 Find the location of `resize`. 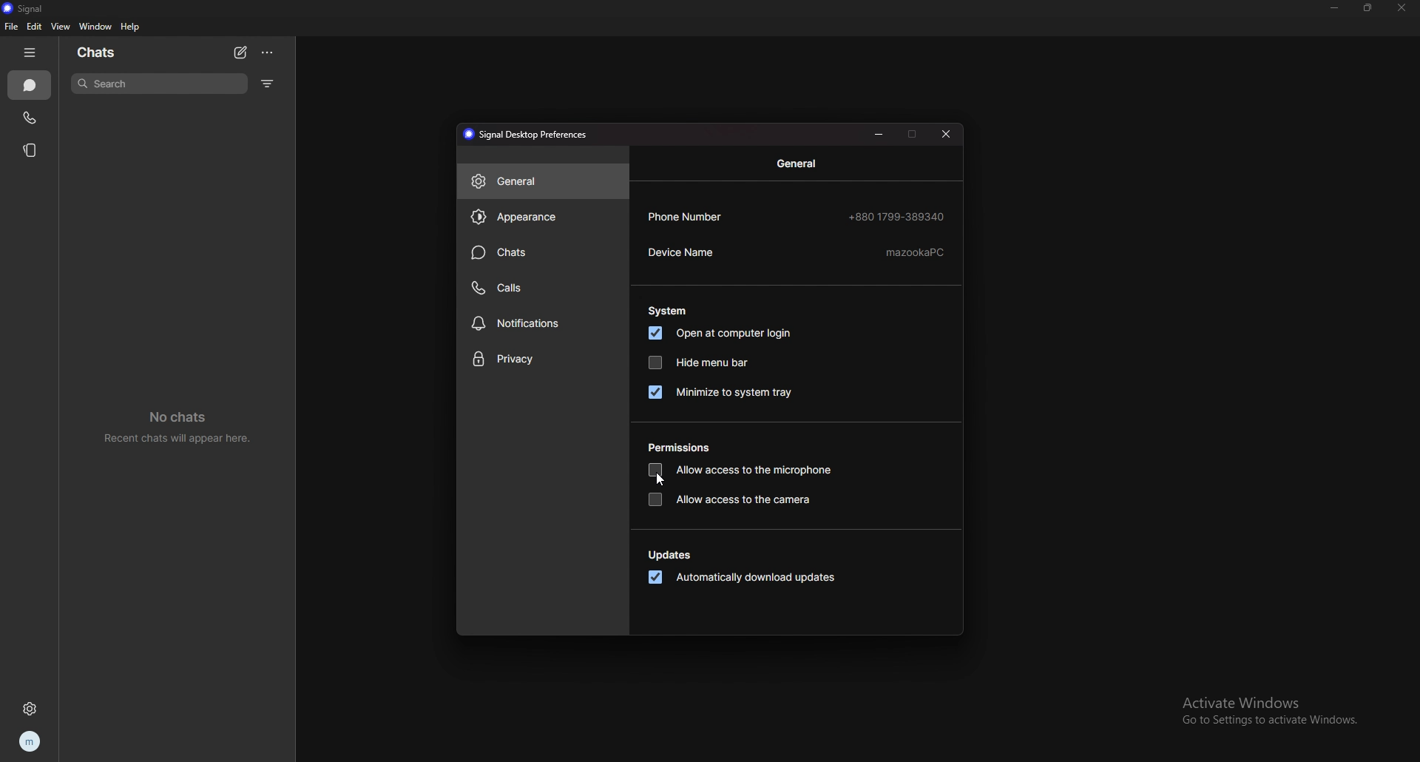

resize is located at coordinates (1368, 7).